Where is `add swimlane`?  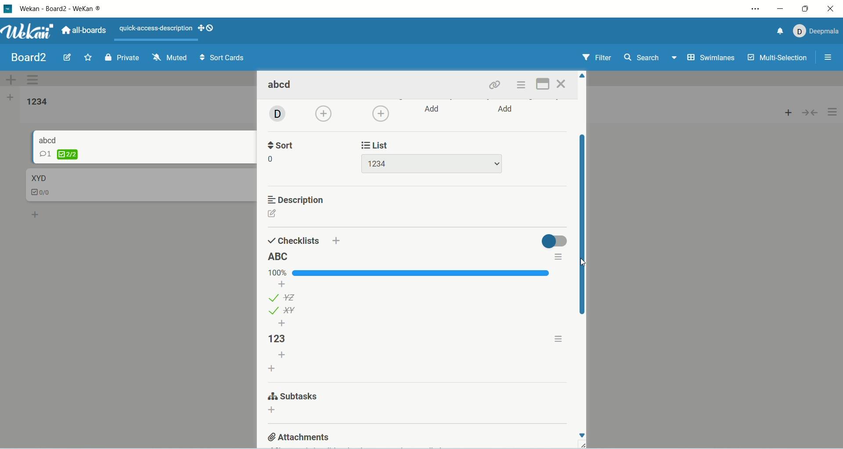 add swimlane is located at coordinates (9, 78).